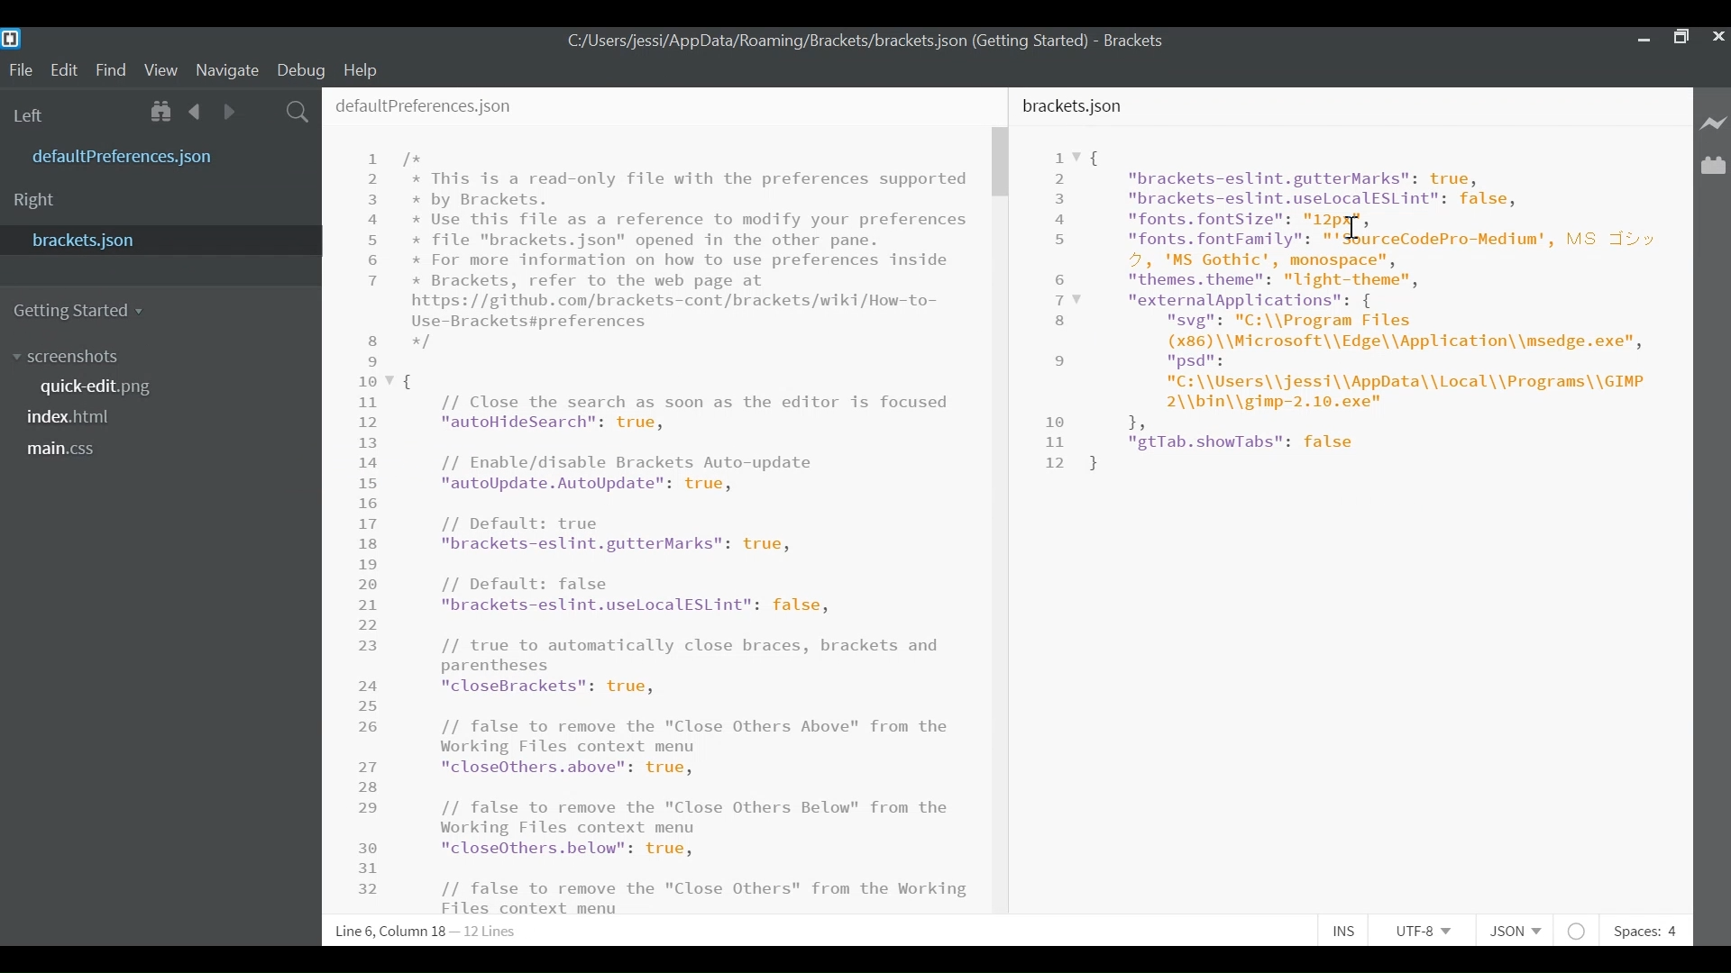  What do you see at coordinates (1353, 323) in the screenshot?
I see `1v{

2 "brackets-eslint.gutterMarks": true,

3 "brackets-eslint.uselocalESLint": false,

4 "fonts. fontSize": SER)

5 "fonts. fontFamily": "' rceCodePro-Medium', MS Jv

4, 'MS Gothic', monospace",

6 "themes.theme": "light-theme",

Tv "externalApplications": {

8 "svg": "C:\\Program Files
(x86) \\Microsoft\\Edge\\Application\\msedge.exe",

9 "psd":
"C:\\Users\\jessi\\AppData\\Local\\Programs\\GIMP
2\\bin\\gimp-2.10.exe"

10 1,

1 "gtTab.showTabs": false

12}` at bounding box center [1353, 323].